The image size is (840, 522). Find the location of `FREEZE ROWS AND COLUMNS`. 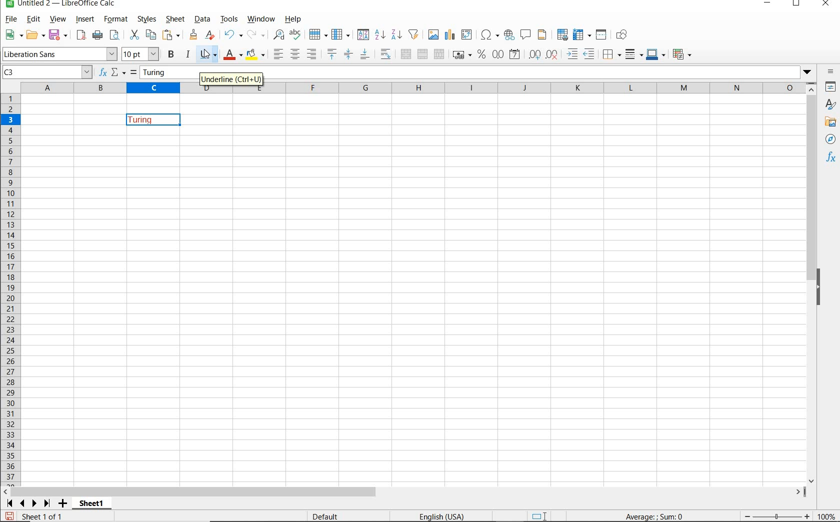

FREEZE ROWS AND COLUMNS is located at coordinates (581, 36).